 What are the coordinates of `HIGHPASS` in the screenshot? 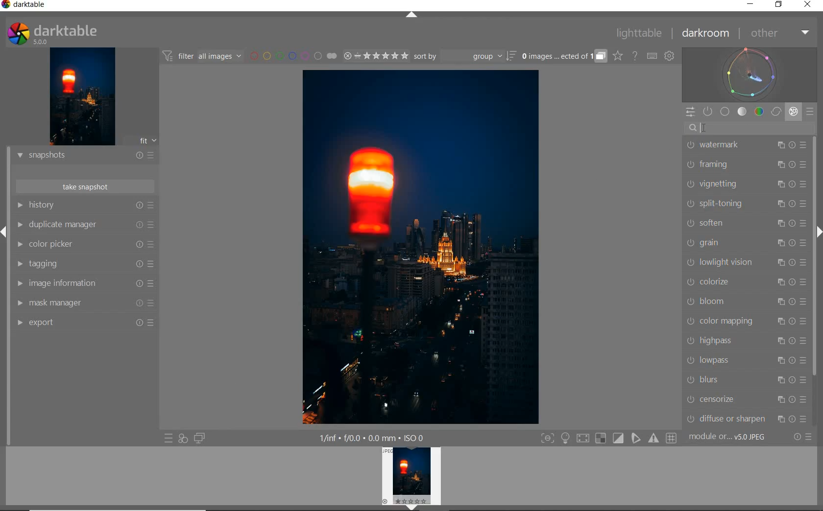 It's located at (719, 340).